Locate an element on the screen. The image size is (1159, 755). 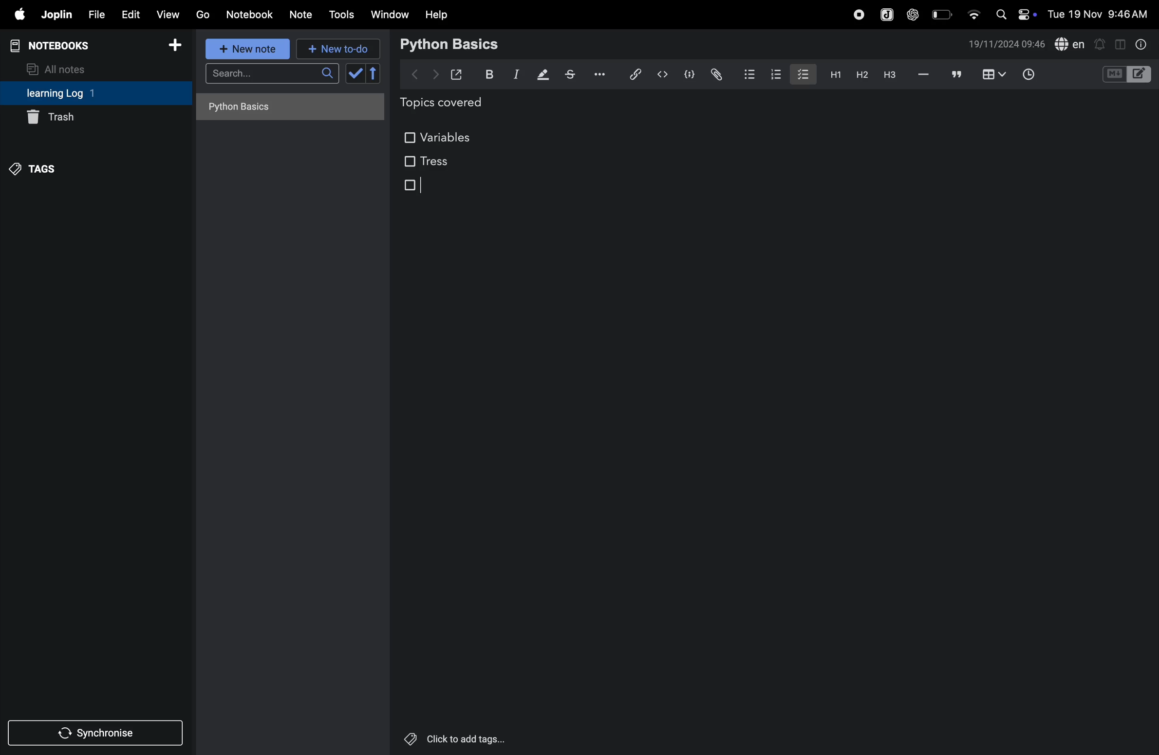
topics covered is located at coordinates (452, 104).